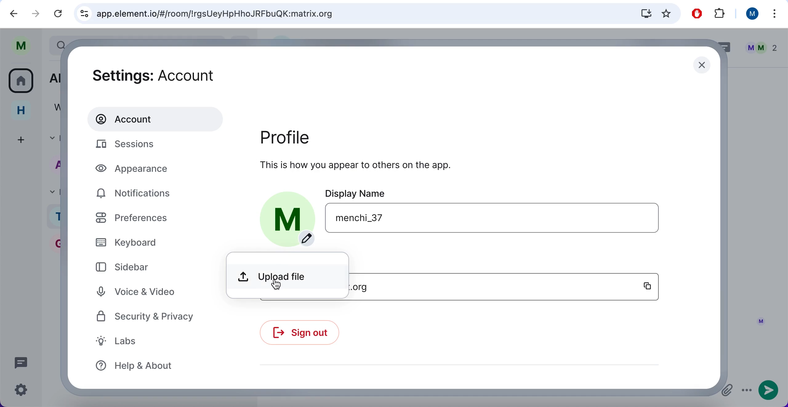 The height and width of the screenshot is (407, 788). I want to click on security and privacy, so click(160, 318).